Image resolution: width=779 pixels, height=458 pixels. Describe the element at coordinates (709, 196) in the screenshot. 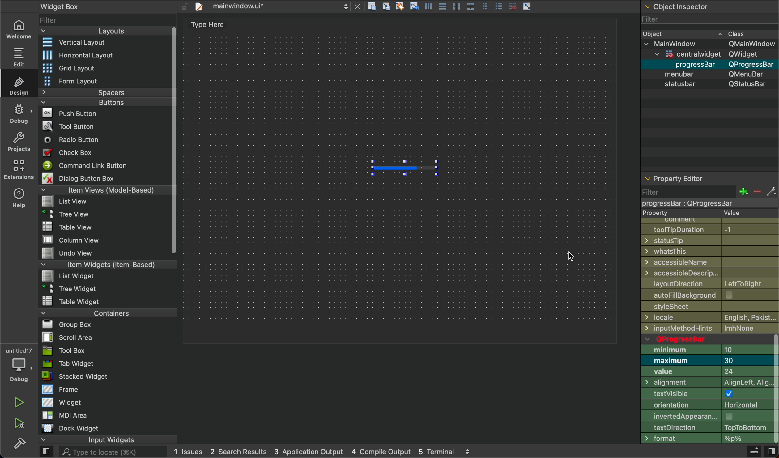

I see `filter` at that location.